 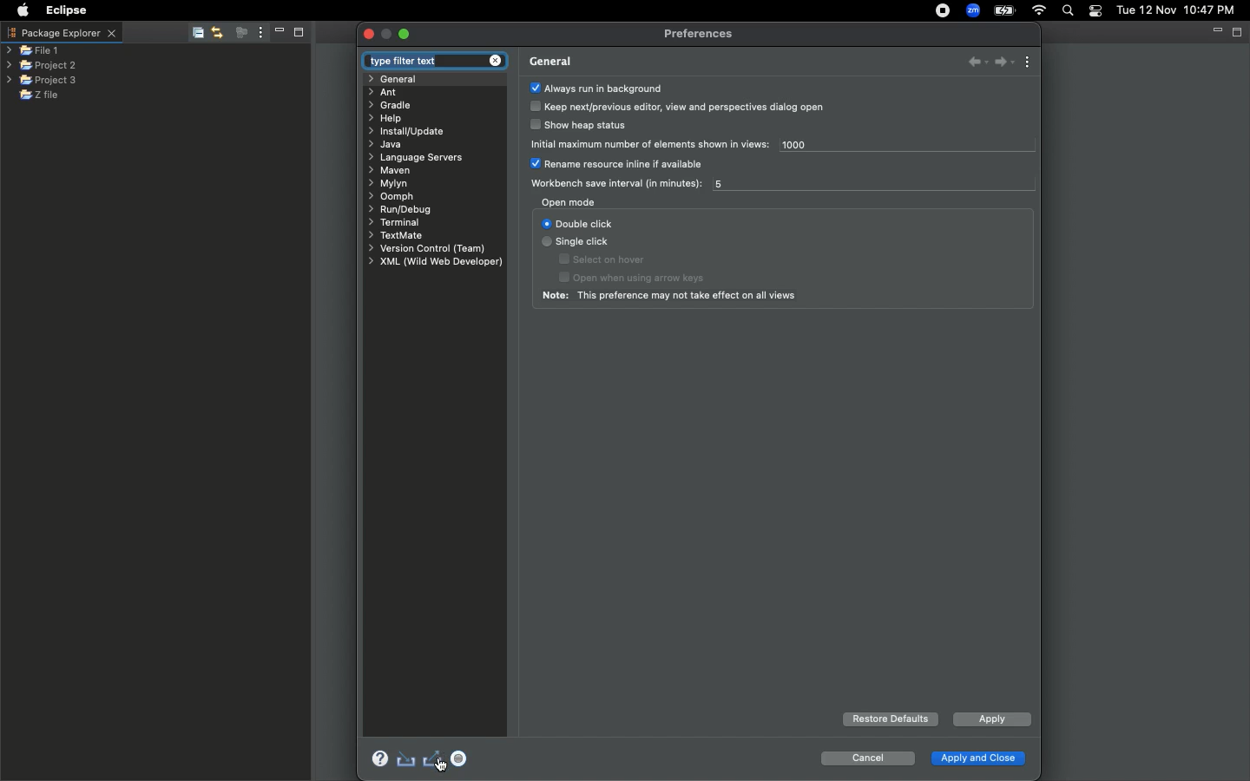 I want to click on Ant, so click(x=384, y=92).